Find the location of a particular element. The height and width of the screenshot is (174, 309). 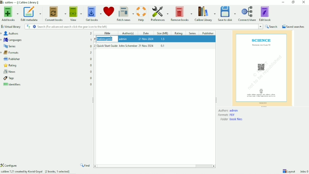

Series is located at coordinates (10, 46).